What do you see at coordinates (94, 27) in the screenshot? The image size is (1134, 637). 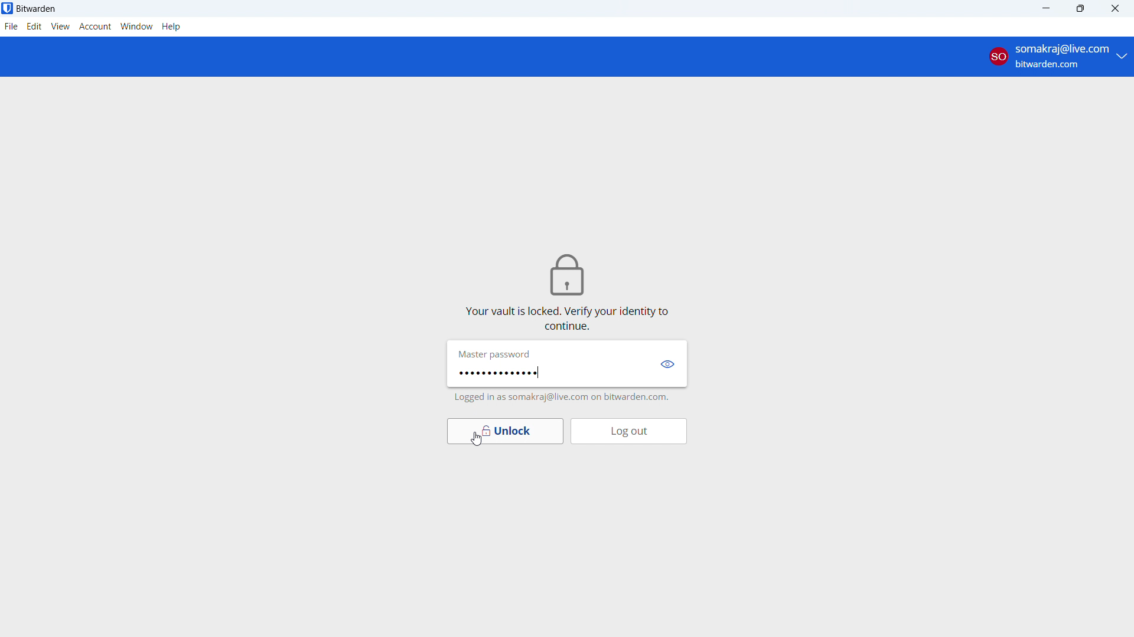 I see `account` at bounding box center [94, 27].